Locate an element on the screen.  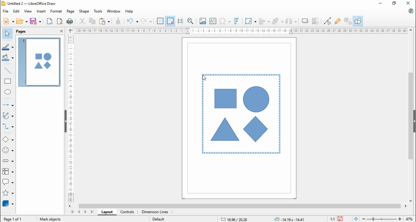
icon and file name is located at coordinates (29, 3).